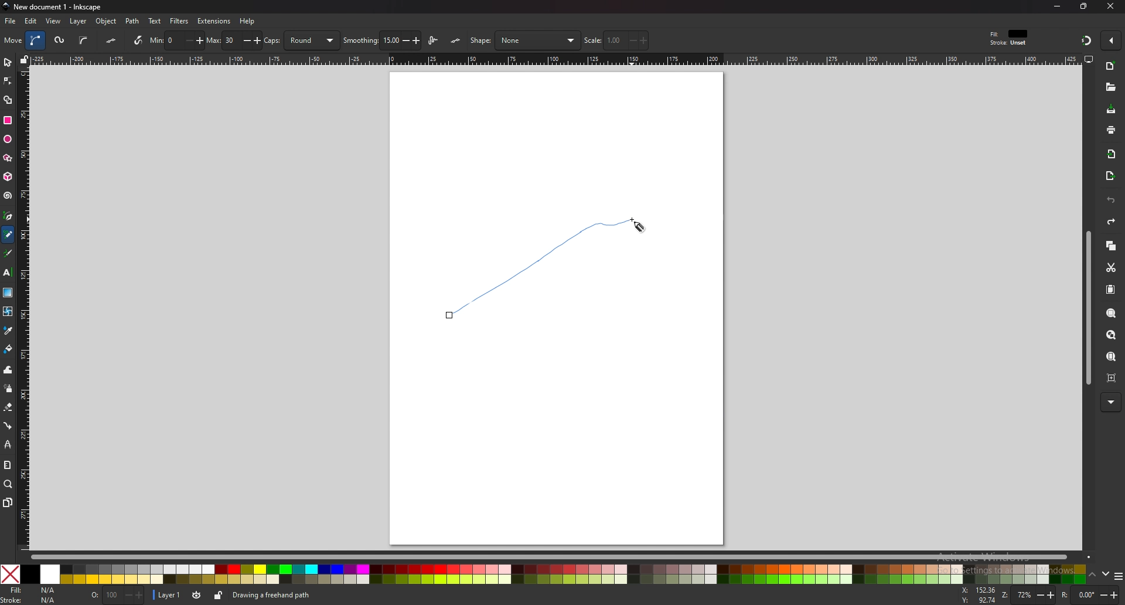  I want to click on close, so click(1110, 6).